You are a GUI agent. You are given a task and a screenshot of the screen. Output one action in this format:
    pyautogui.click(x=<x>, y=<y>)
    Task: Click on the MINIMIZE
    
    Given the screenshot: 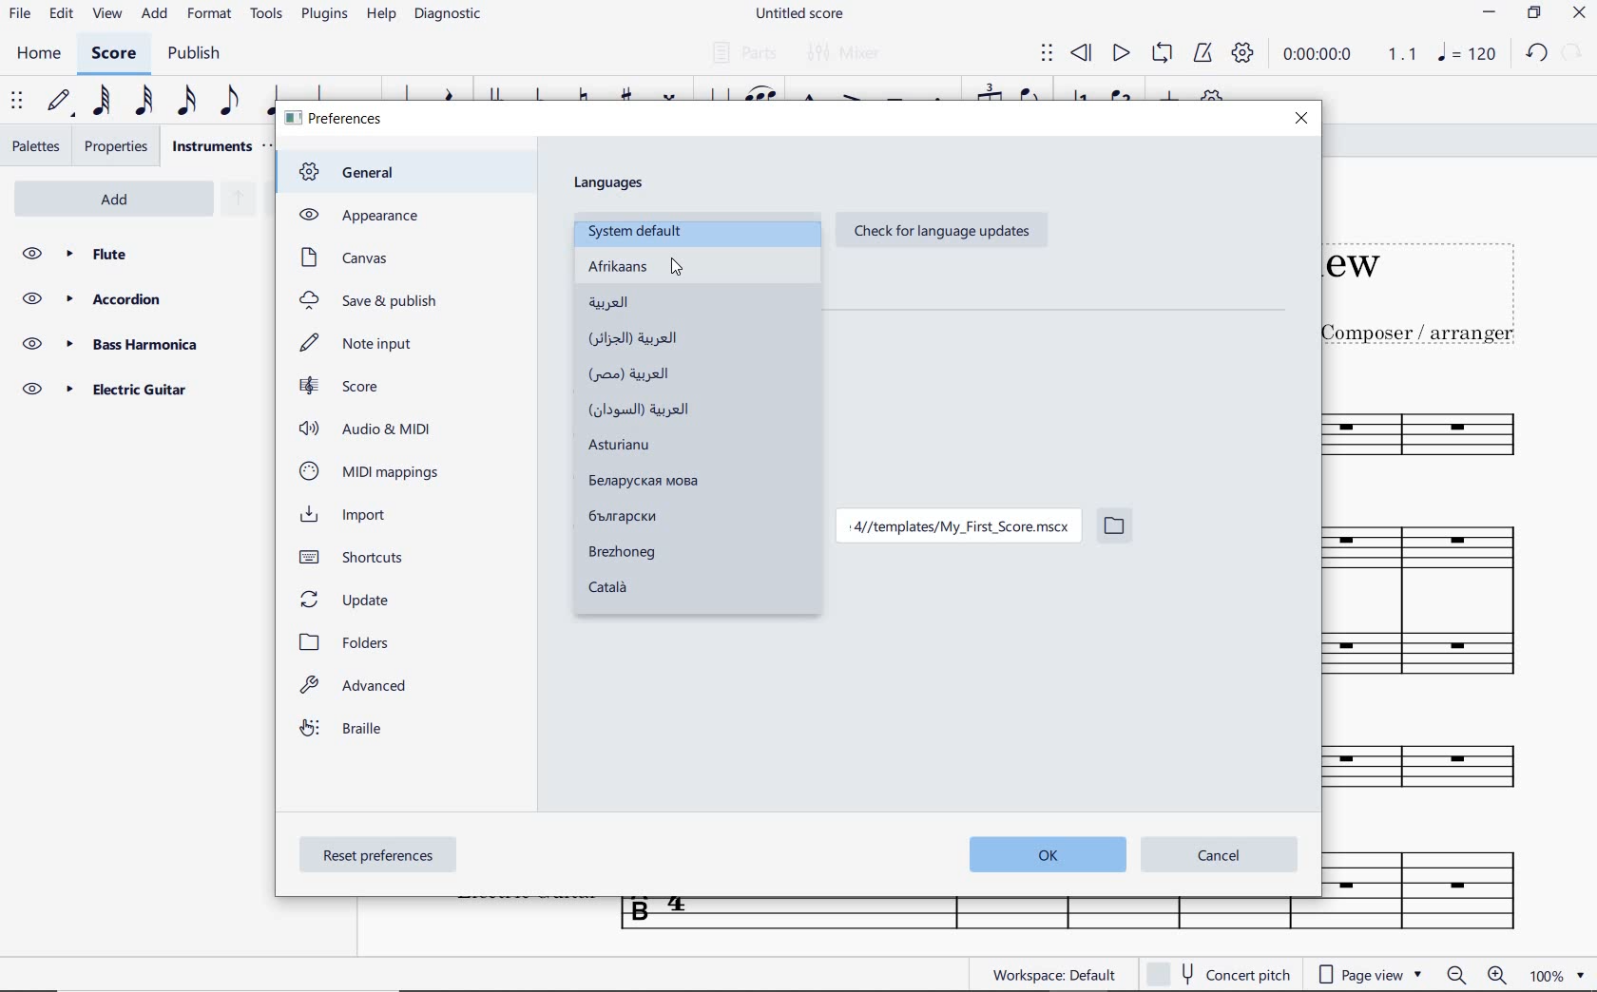 What is the action you would take?
    pyautogui.click(x=1491, y=15)
    